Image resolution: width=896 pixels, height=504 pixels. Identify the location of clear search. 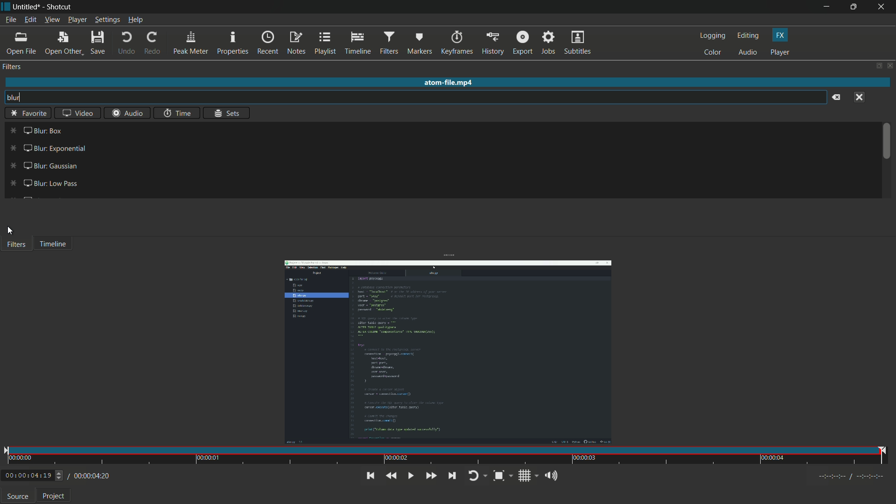
(837, 98).